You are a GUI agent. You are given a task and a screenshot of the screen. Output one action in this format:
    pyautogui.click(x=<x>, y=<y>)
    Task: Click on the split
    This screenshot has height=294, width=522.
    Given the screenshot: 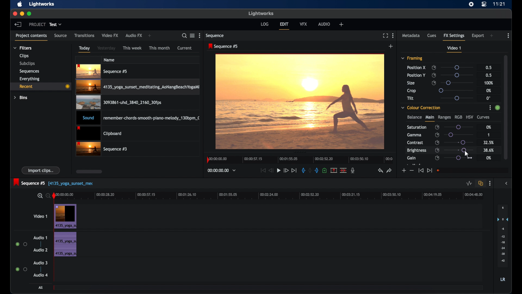 What is the action you would take?
    pyautogui.click(x=344, y=170)
    